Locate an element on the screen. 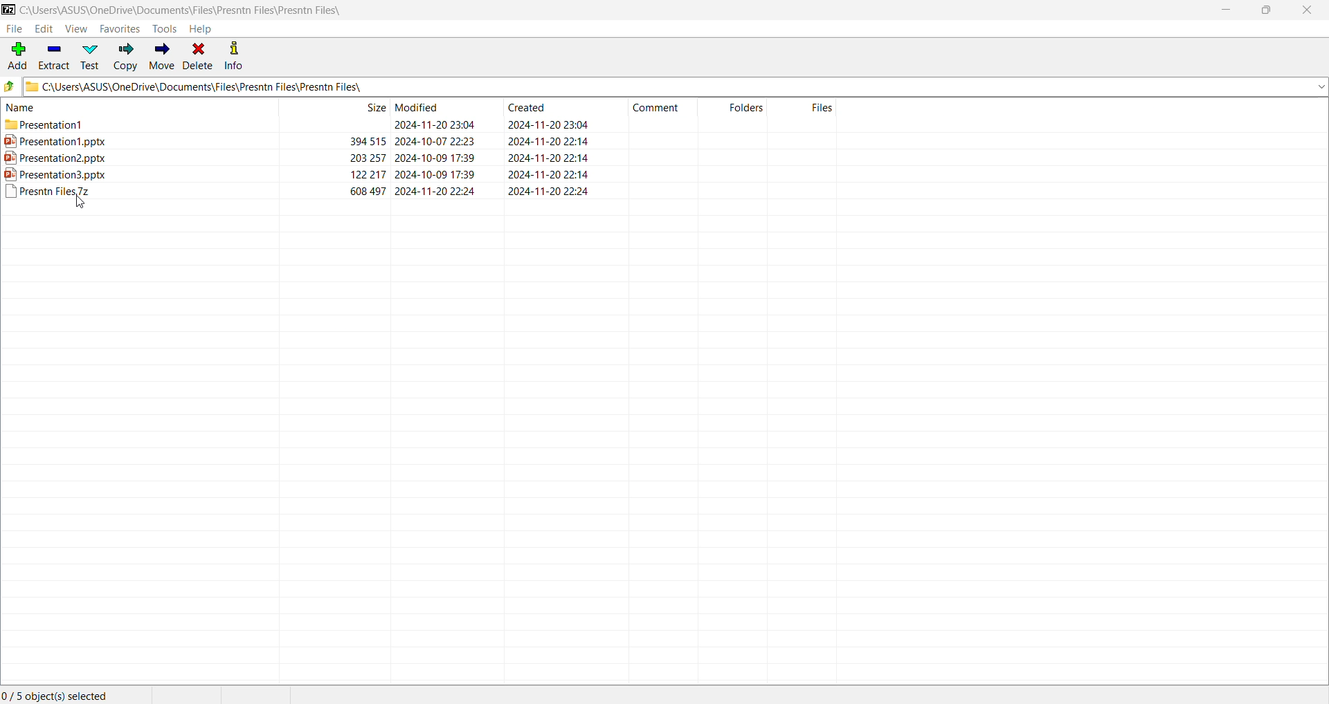 This screenshot has width=1329, height=704. Move is located at coordinates (162, 57).